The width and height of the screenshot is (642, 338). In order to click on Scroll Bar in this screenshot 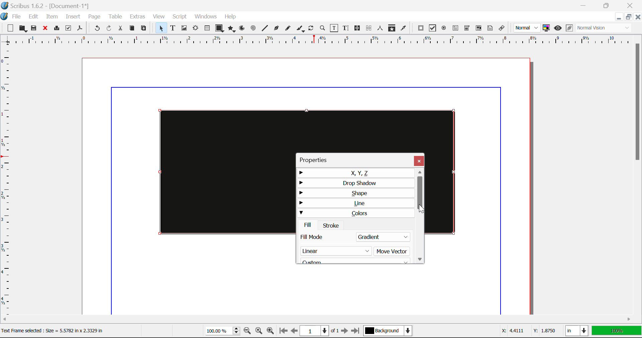, I will do `click(638, 175)`.